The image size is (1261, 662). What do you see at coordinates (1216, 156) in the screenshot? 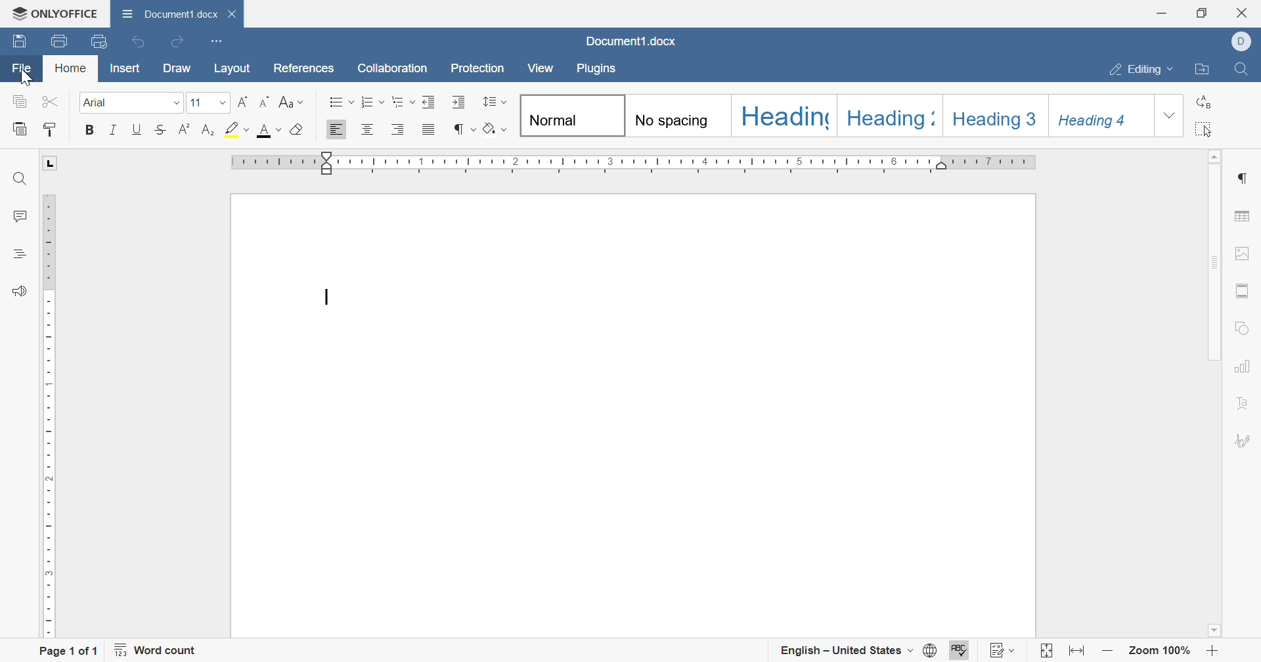
I see `scroll up` at bounding box center [1216, 156].